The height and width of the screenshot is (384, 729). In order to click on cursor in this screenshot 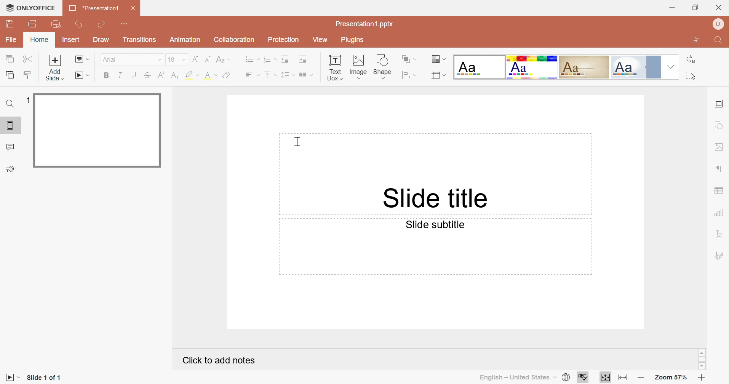, I will do `click(8, 7)`.